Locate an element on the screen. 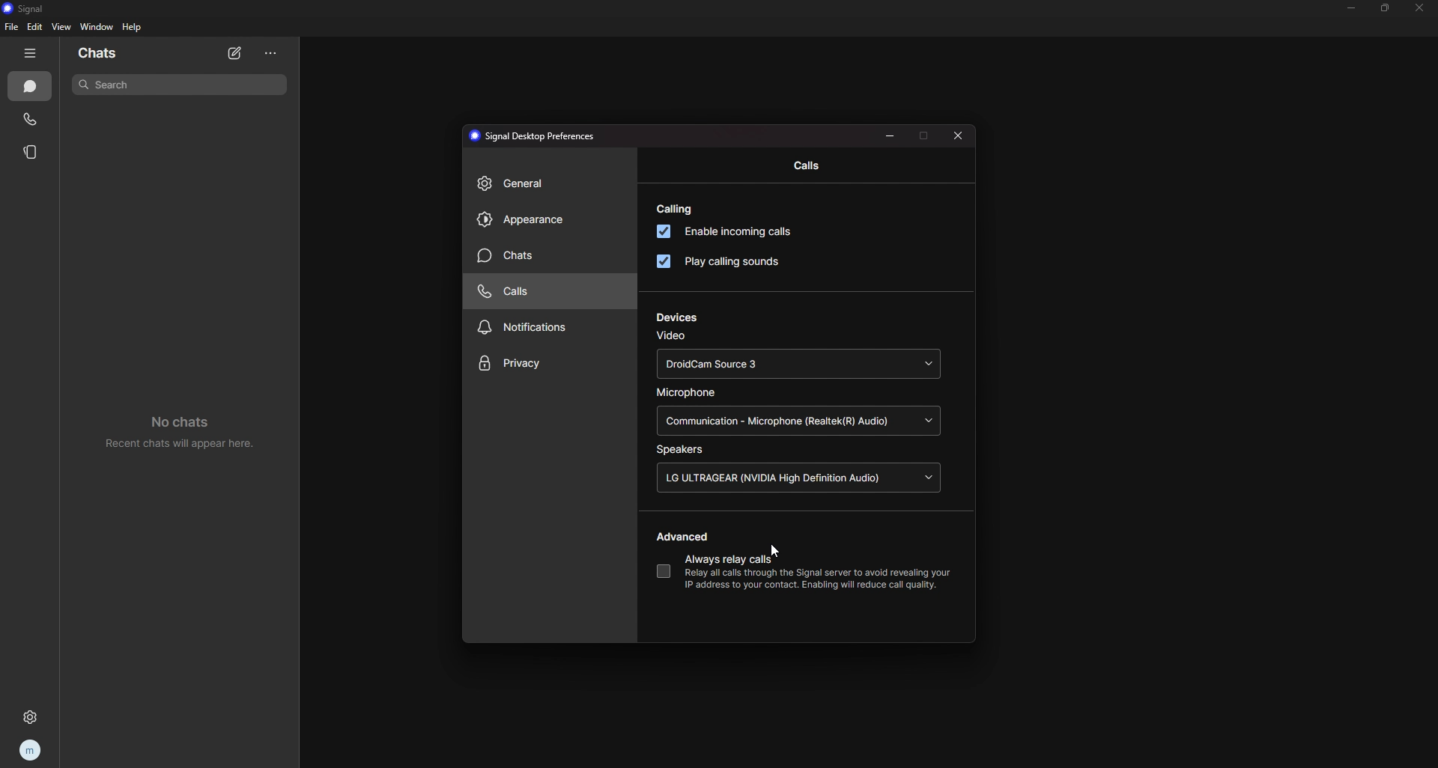  options is located at coordinates (272, 54).